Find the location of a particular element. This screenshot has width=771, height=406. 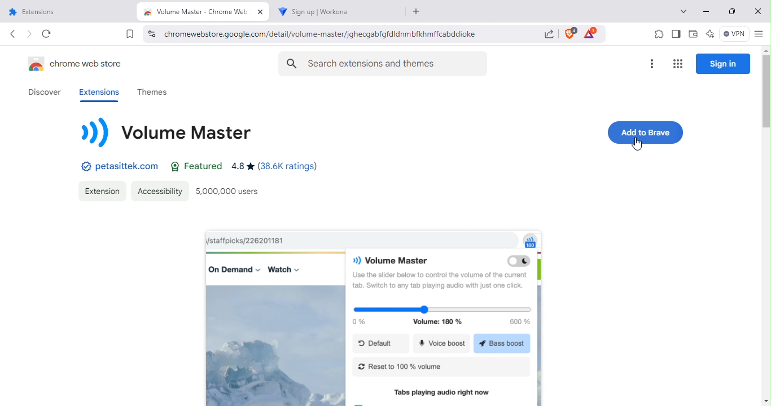

Accessibility is located at coordinates (160, 191).